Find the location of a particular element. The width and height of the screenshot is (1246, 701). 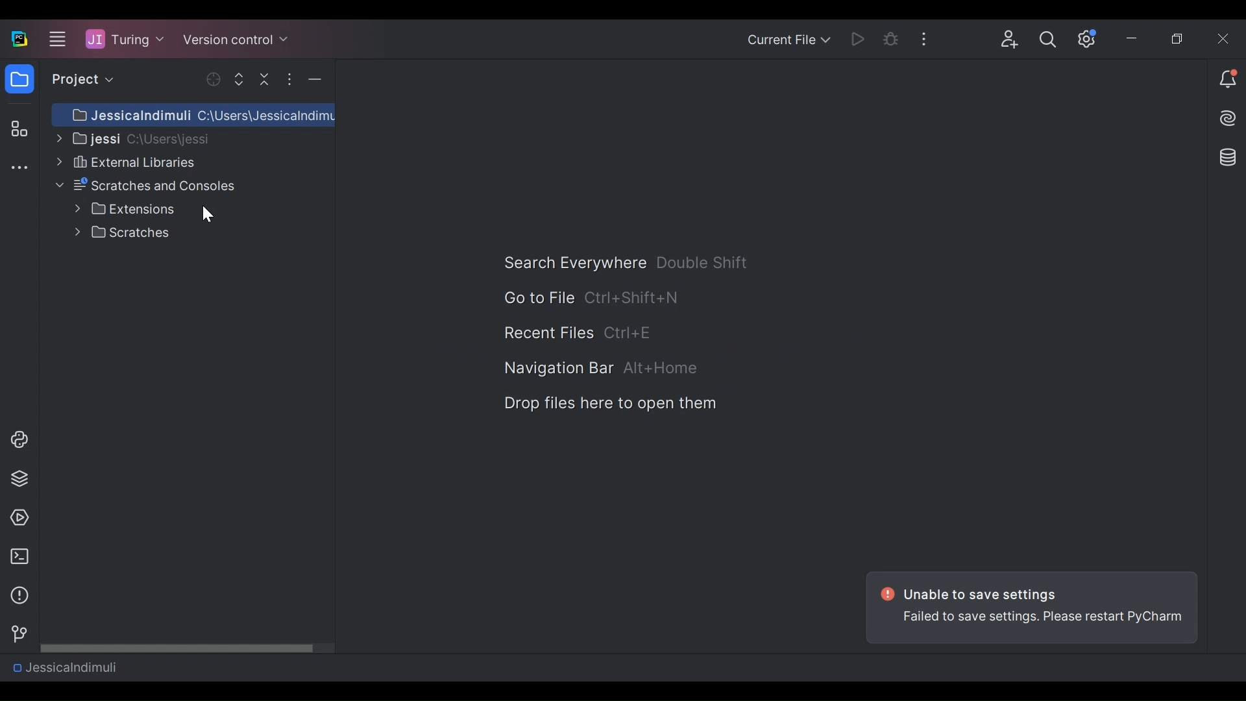

PyCharm Desktop Icon is located at coordinates (20, 40).